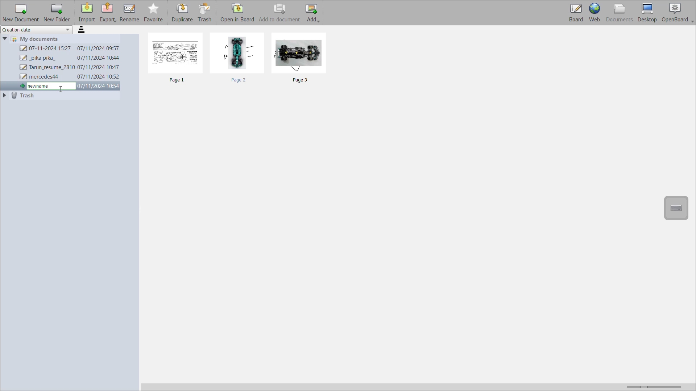 This screenshot has width=696, height=391. I want to click on export, so click(109, 12).